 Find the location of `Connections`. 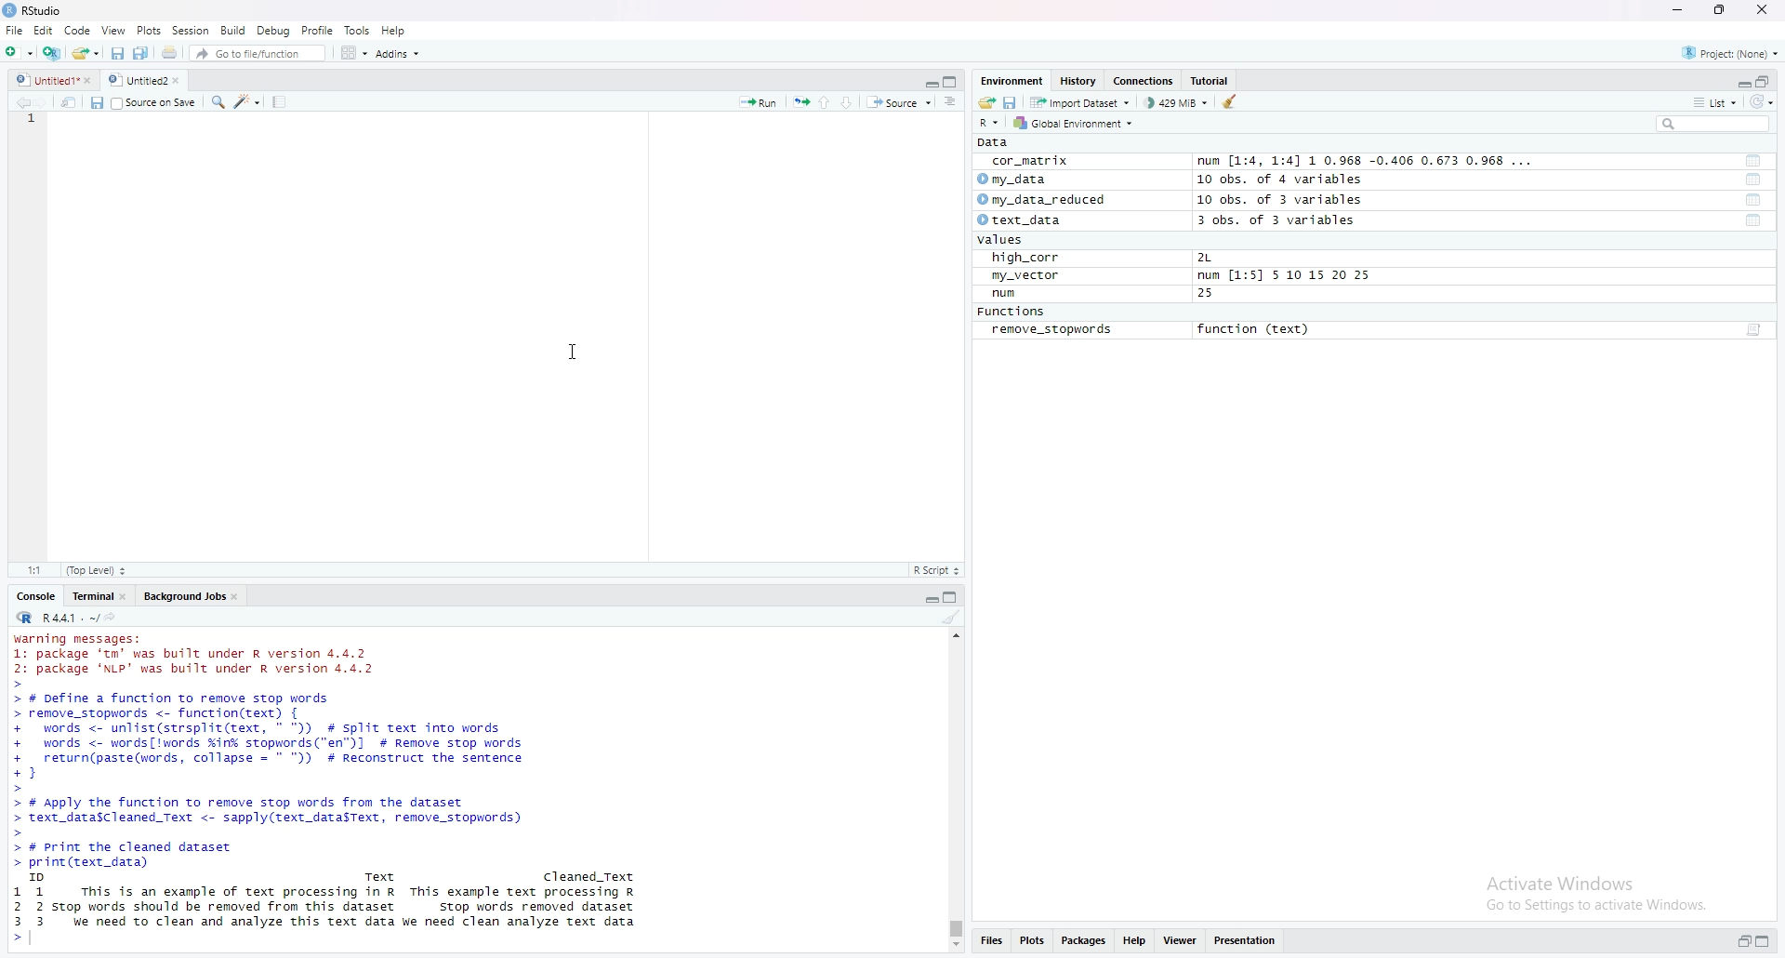

Connections is located at coordinates (1144, 82).